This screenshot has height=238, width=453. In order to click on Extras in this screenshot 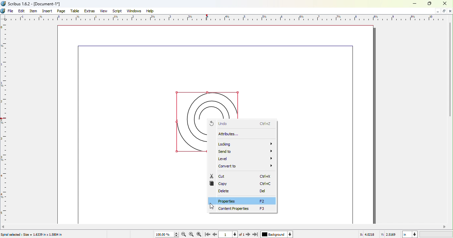, I will do `click(91, 11)`.